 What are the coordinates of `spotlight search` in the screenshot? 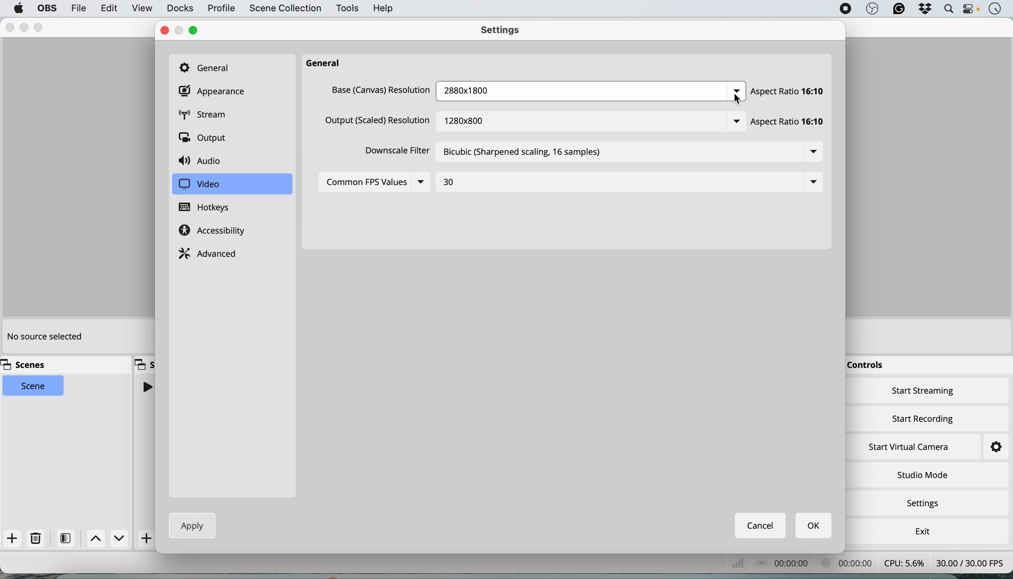 It's located at (947, 9).